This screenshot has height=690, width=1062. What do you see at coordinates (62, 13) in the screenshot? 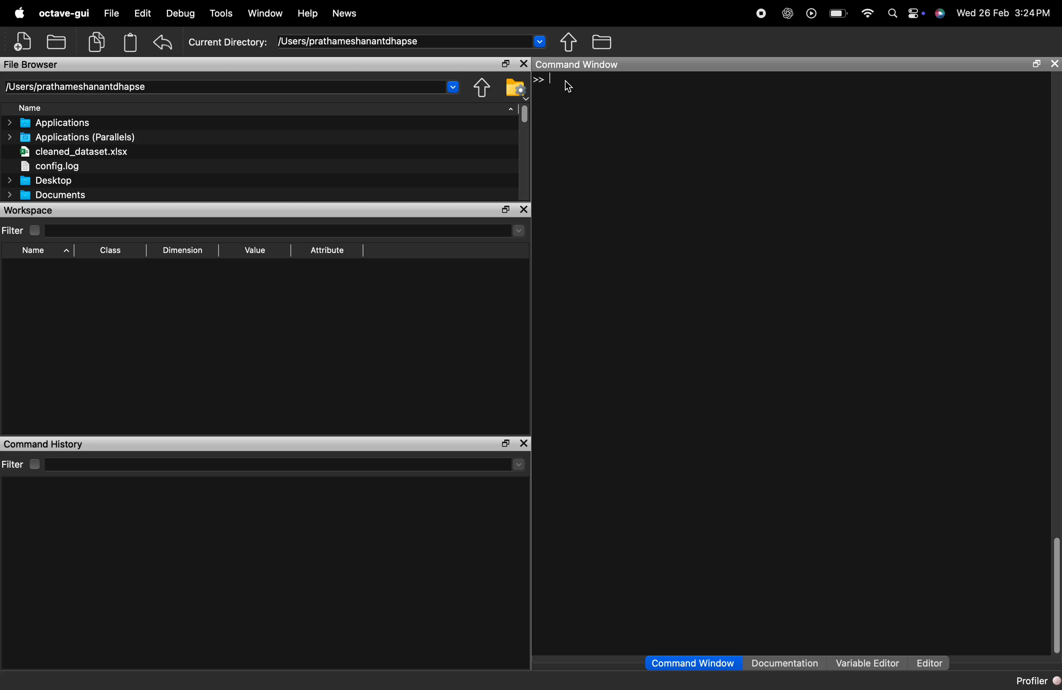
I see `octave-gui` at bounding box center [62, 13].